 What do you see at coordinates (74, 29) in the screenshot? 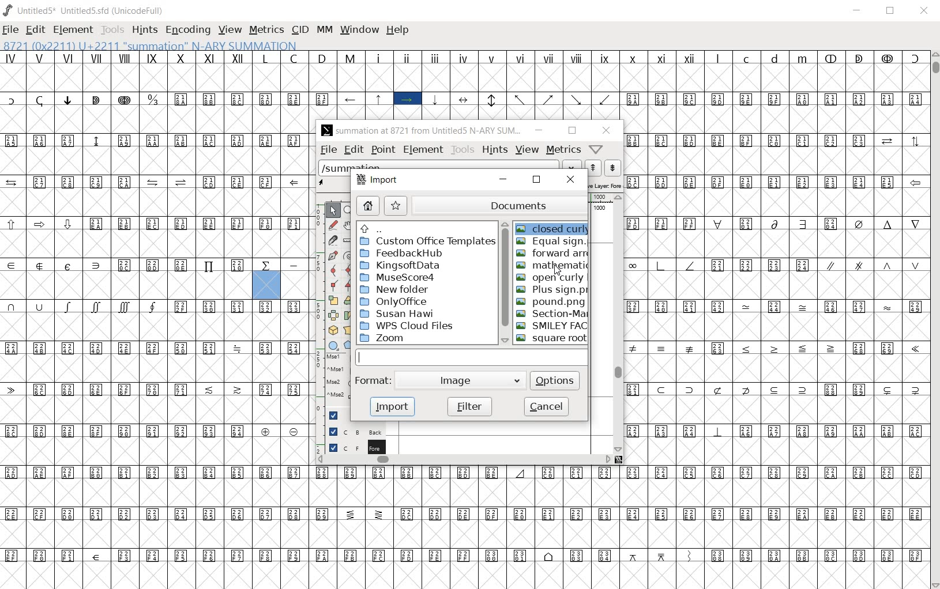
I see `ELEMENT` at bounding box center [74, 29].